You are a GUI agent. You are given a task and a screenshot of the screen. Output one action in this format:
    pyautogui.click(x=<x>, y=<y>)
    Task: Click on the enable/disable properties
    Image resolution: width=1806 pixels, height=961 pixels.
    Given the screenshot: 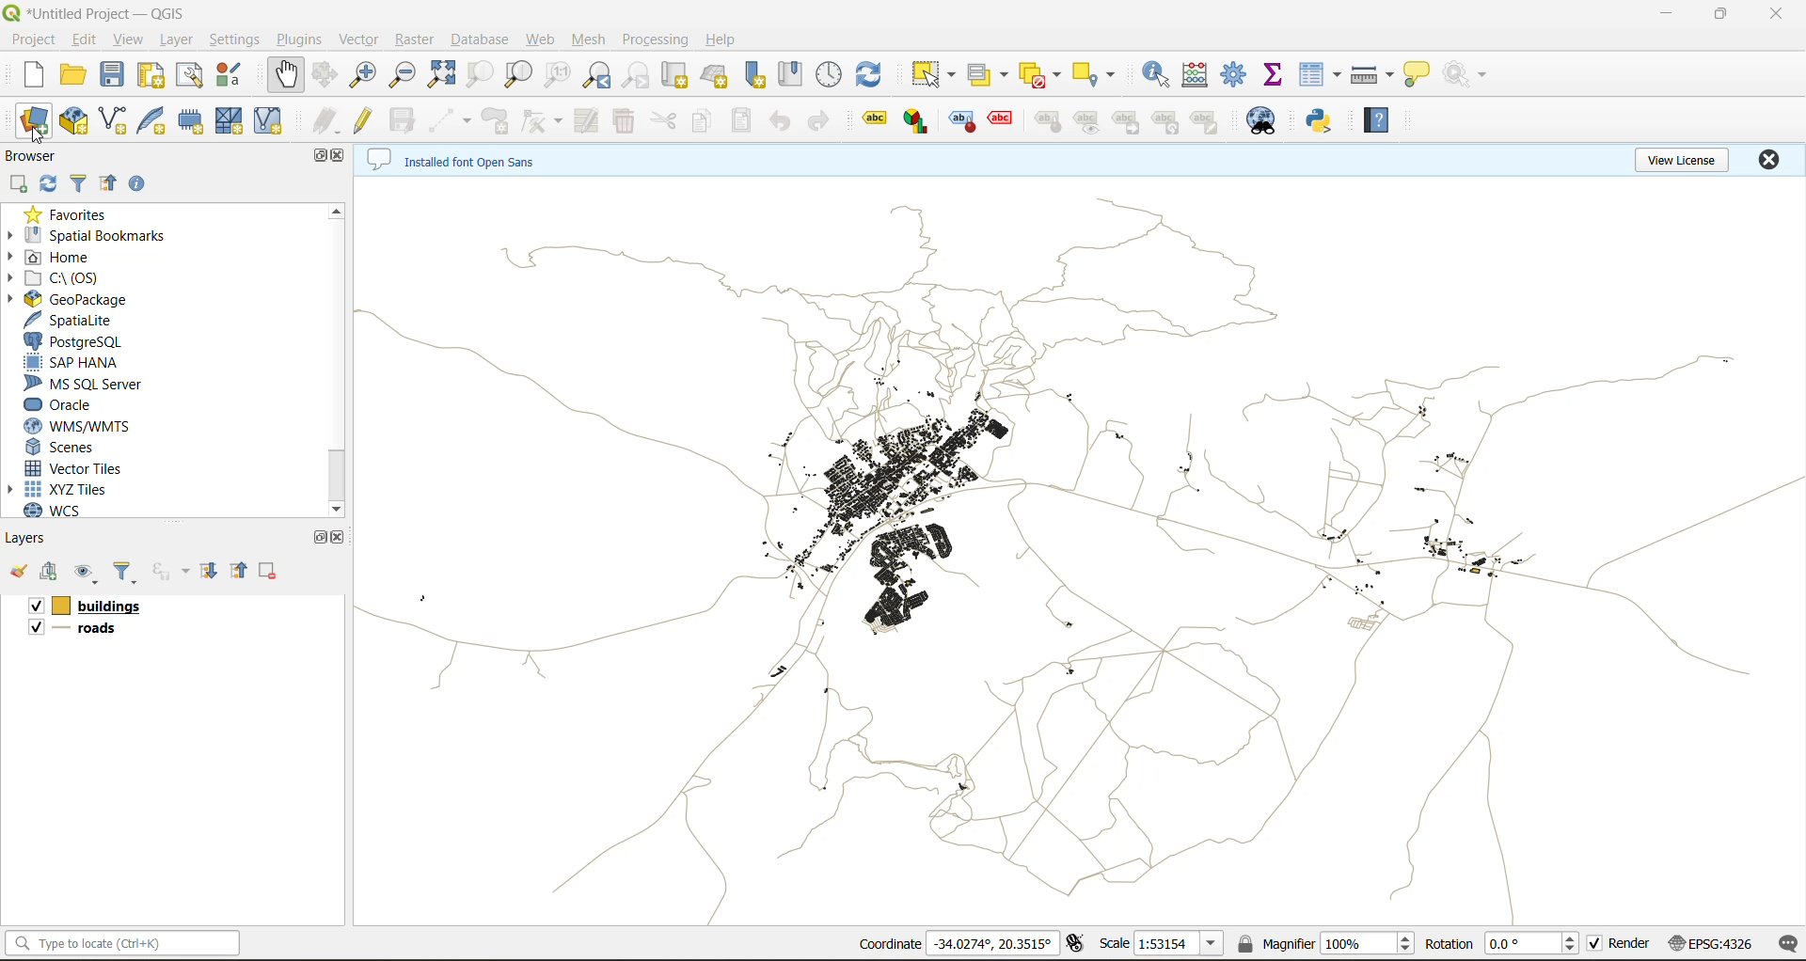 What is the action you would take?
    pyautogui.click(x=142, y=188)
    